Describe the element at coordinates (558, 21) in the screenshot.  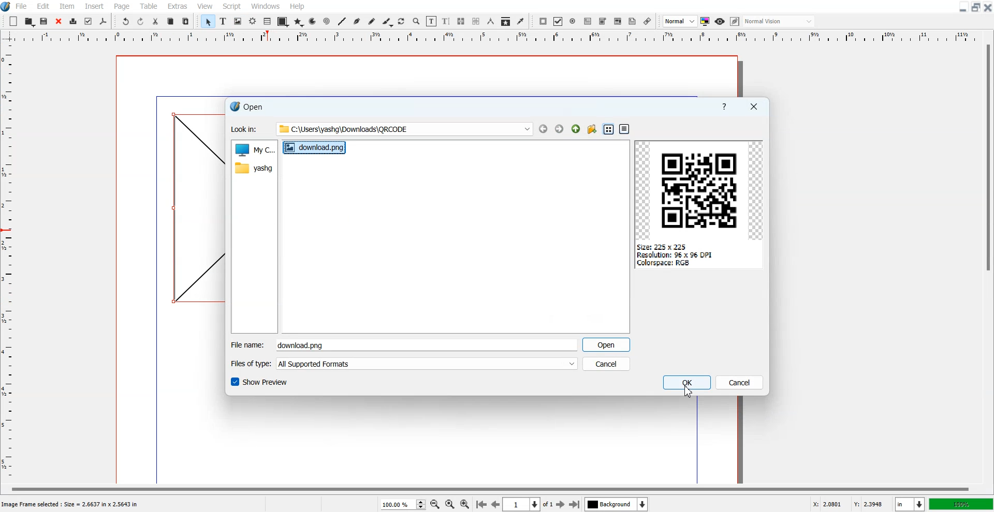
I see `PDF Check Box` at that location.